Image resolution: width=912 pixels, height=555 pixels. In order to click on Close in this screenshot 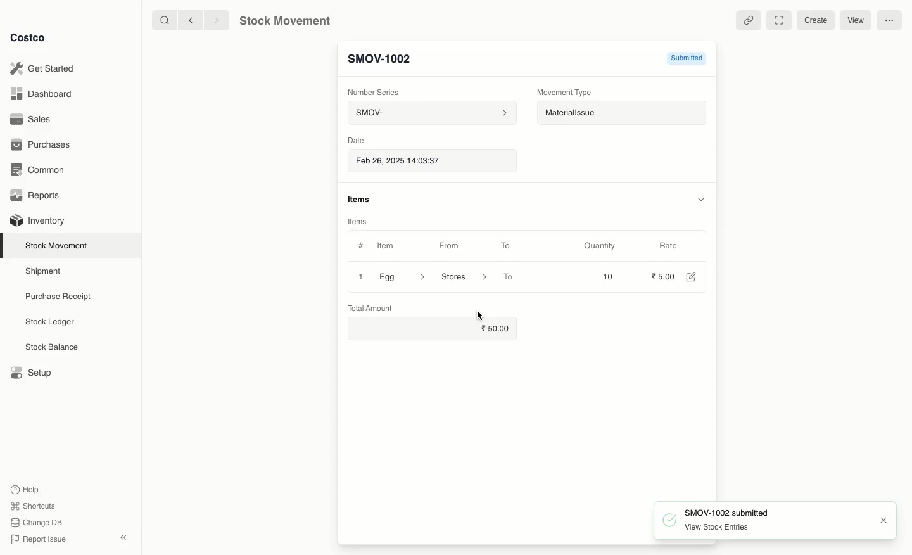, I will do `click(360, 277)`.